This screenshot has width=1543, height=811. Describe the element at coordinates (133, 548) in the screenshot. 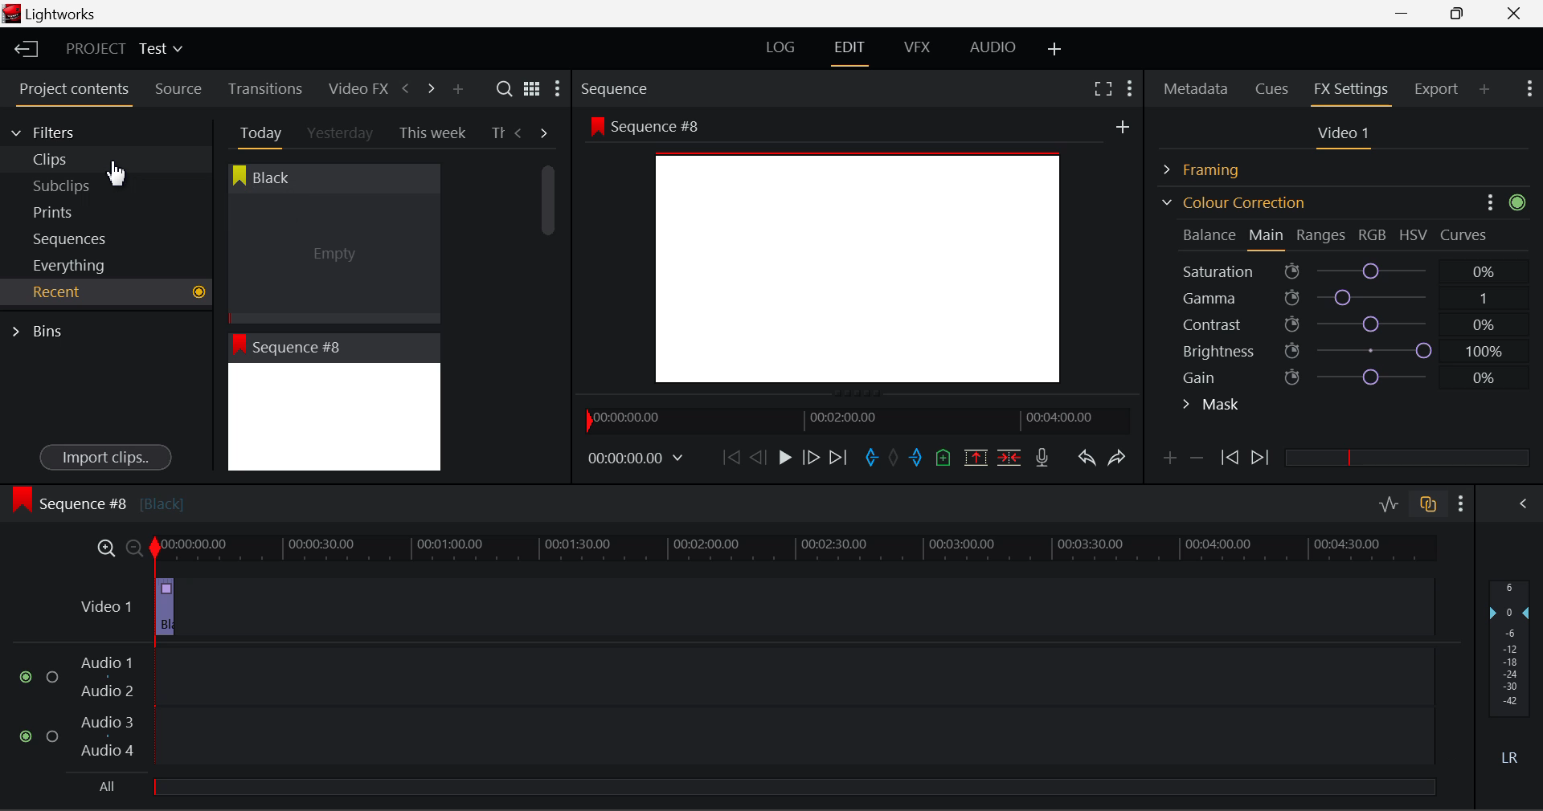

I see `Timeline Zoom Out` at that location.